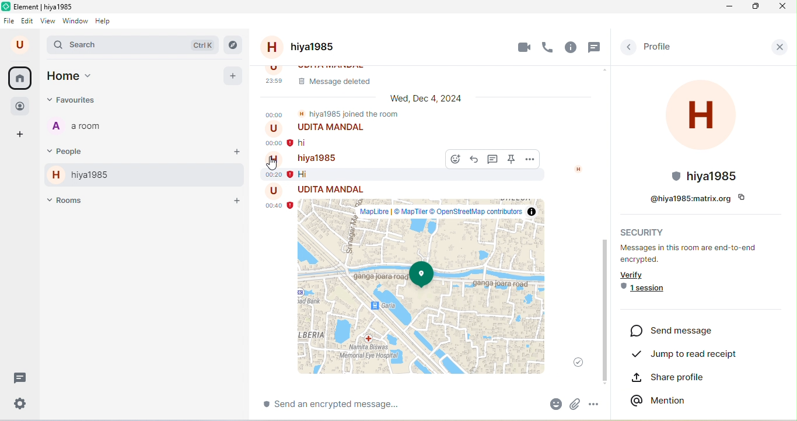 This screenshot has width=797, height=421. Describe the element at coordinates (530, 159) in the screenshot. I see `options` at that location.